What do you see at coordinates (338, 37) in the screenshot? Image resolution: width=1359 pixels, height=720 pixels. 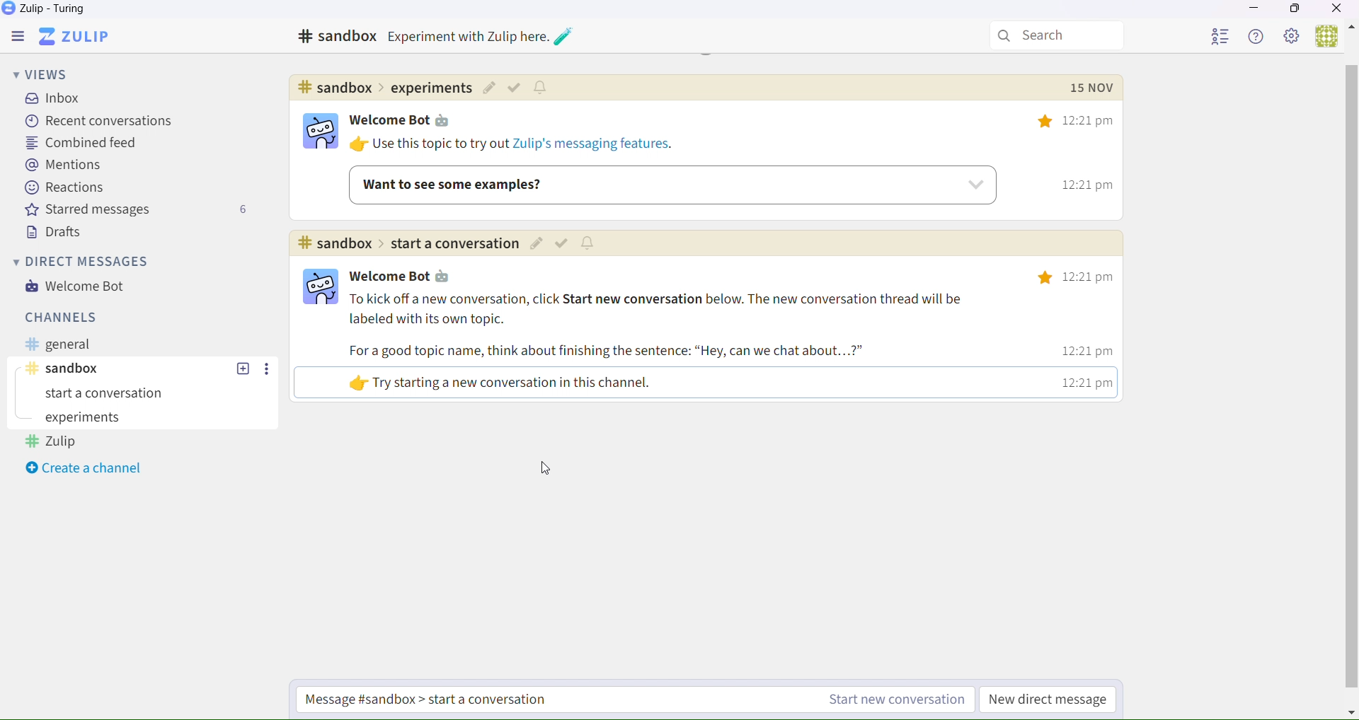 I see `#sandbox` at bounding box center [338, 37].